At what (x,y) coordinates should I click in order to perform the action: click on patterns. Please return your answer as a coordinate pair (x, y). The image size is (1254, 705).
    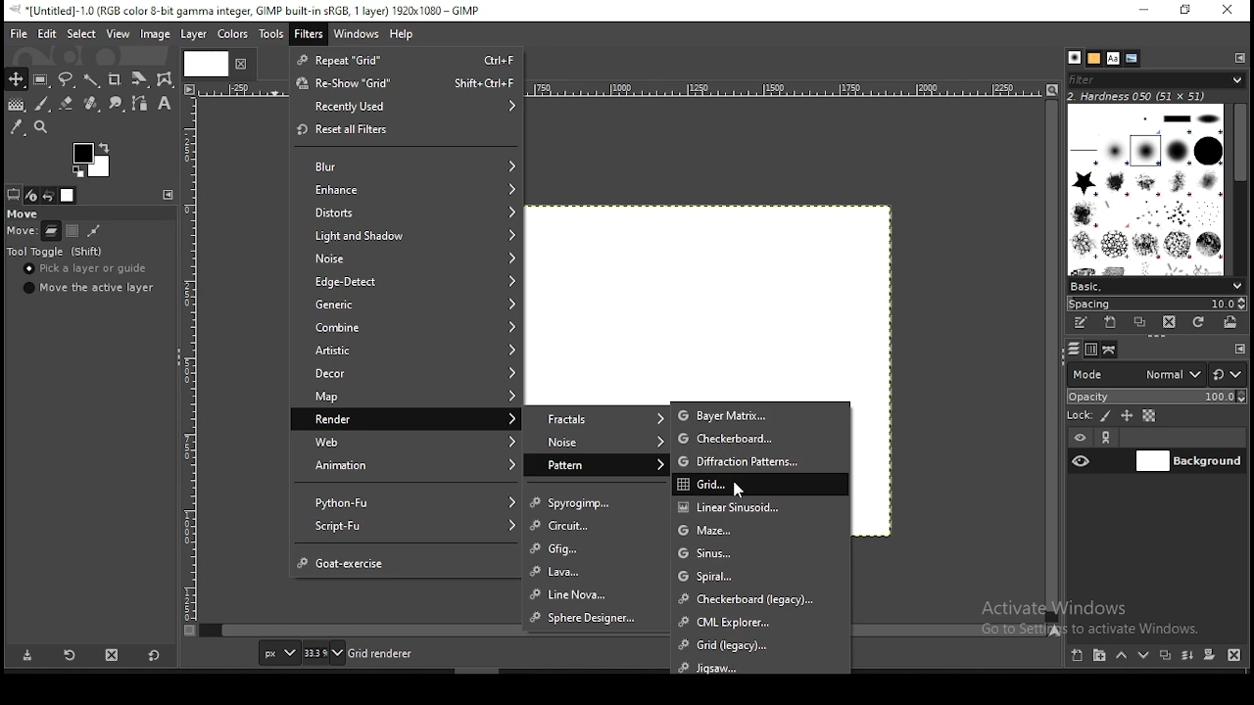
    Looking at the image, I should click on (1094, 59).